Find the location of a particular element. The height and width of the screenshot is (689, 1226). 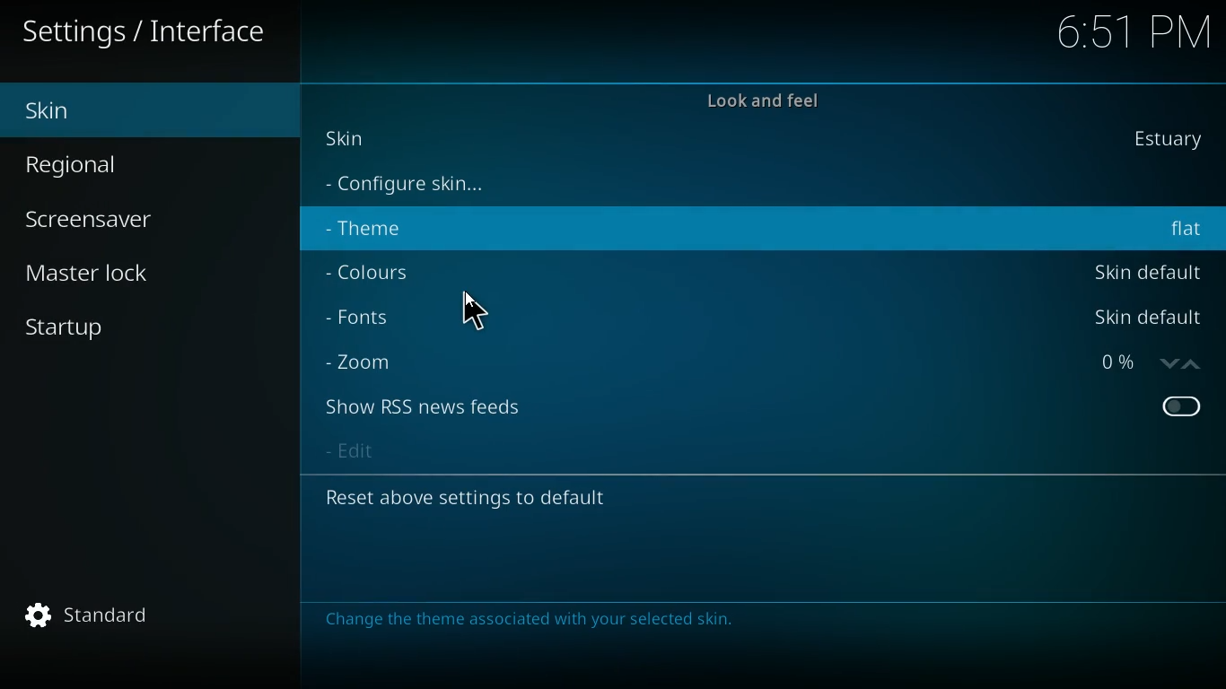

startup is located at coordinates (123, 321).